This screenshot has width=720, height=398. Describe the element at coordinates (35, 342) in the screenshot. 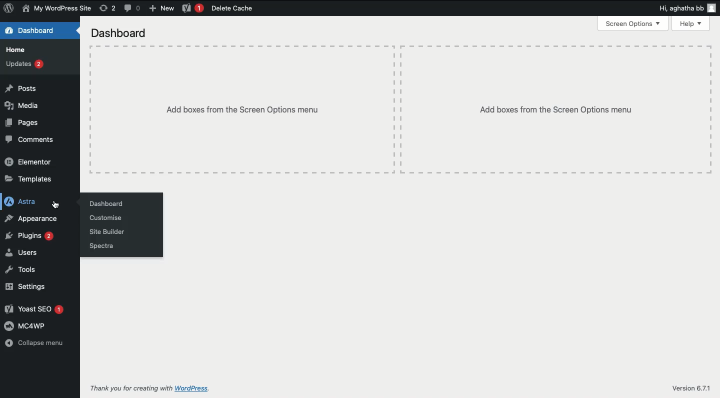

I see `Collapse menu` at that location.